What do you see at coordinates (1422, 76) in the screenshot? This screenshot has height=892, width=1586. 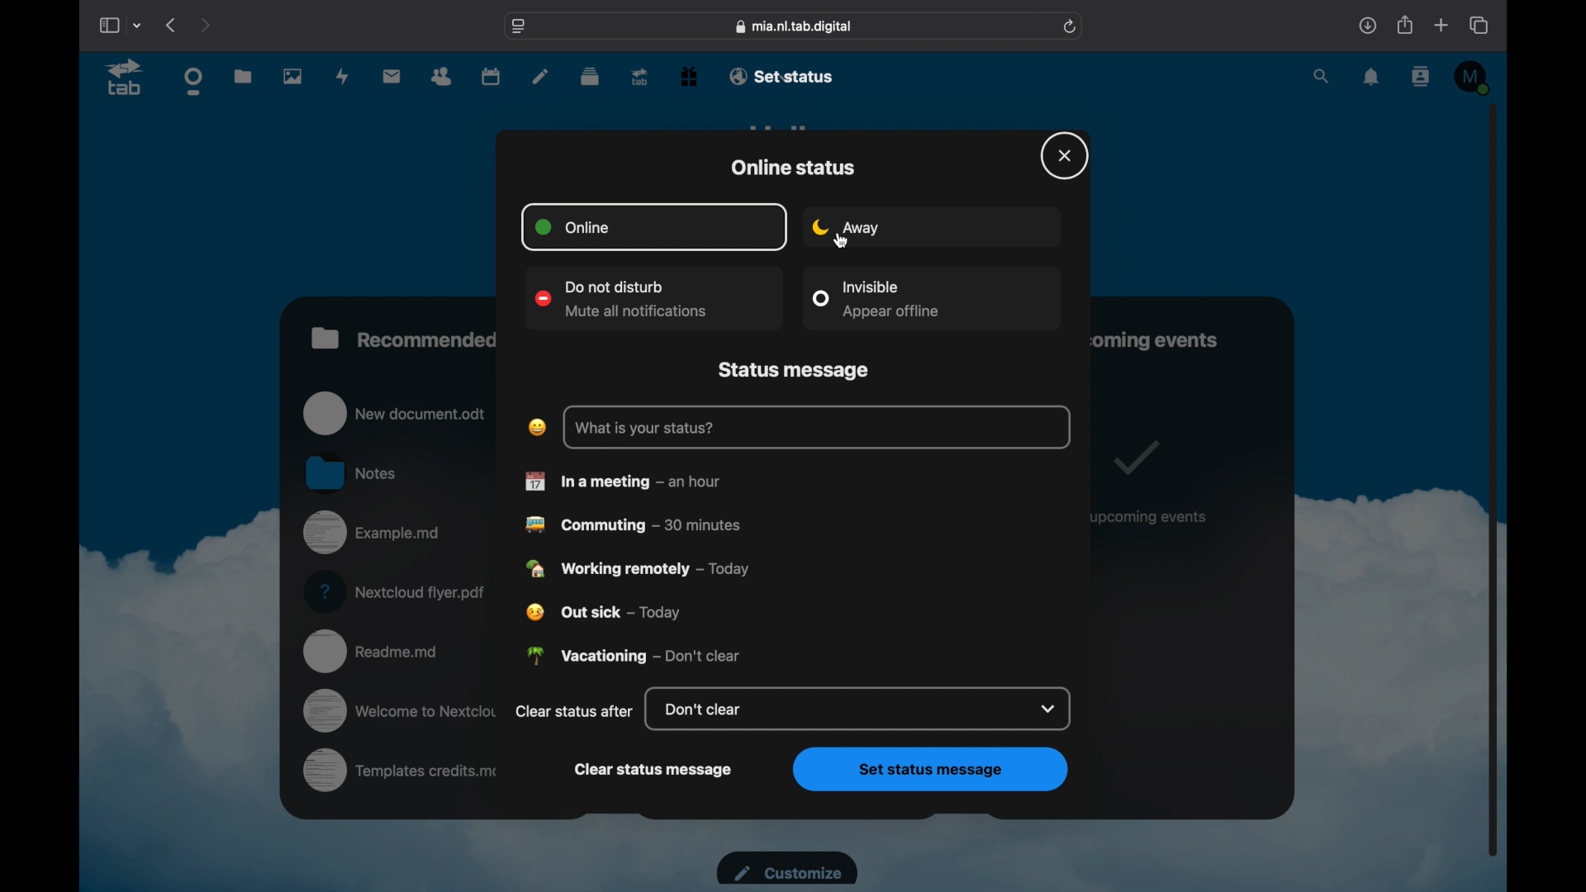 I see `contacts` at bounding box center [1422, 76].